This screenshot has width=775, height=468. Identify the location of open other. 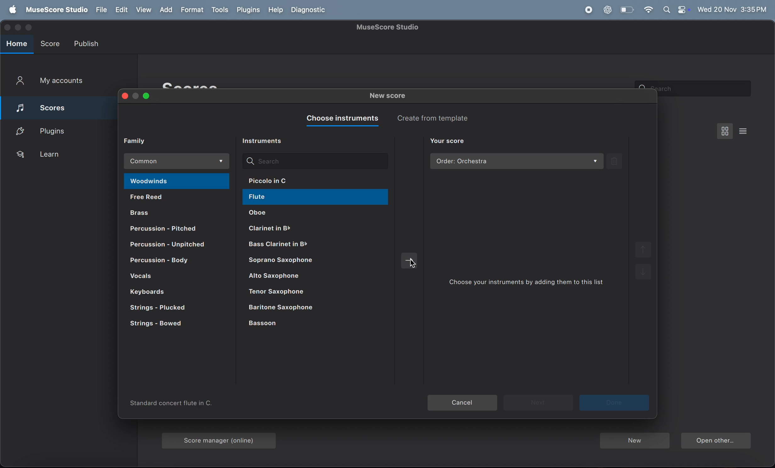
(716, 442).